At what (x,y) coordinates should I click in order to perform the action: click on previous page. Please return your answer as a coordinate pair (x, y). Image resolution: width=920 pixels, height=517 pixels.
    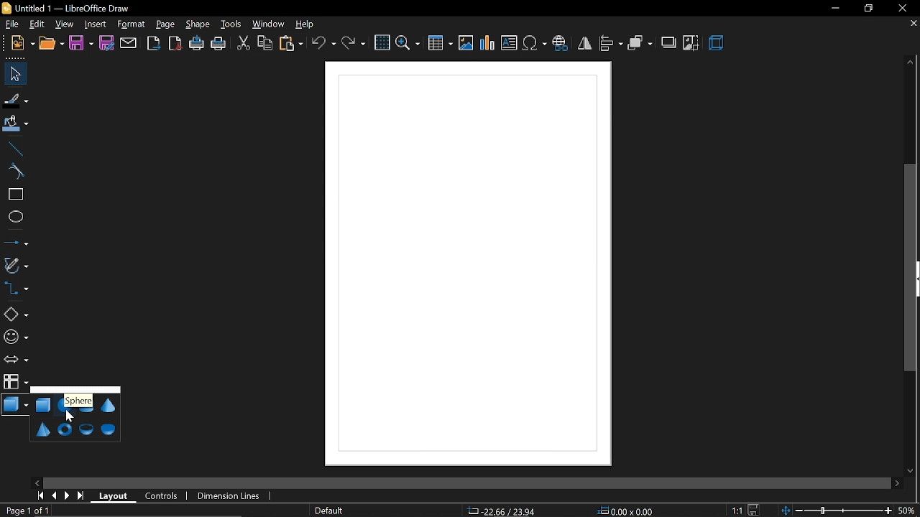
    Looking at the image, I should click on (55, 495).